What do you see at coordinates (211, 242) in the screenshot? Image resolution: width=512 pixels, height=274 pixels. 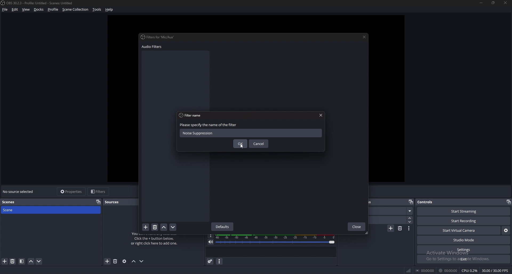 I see `mute` at bounding box center [211, 242].